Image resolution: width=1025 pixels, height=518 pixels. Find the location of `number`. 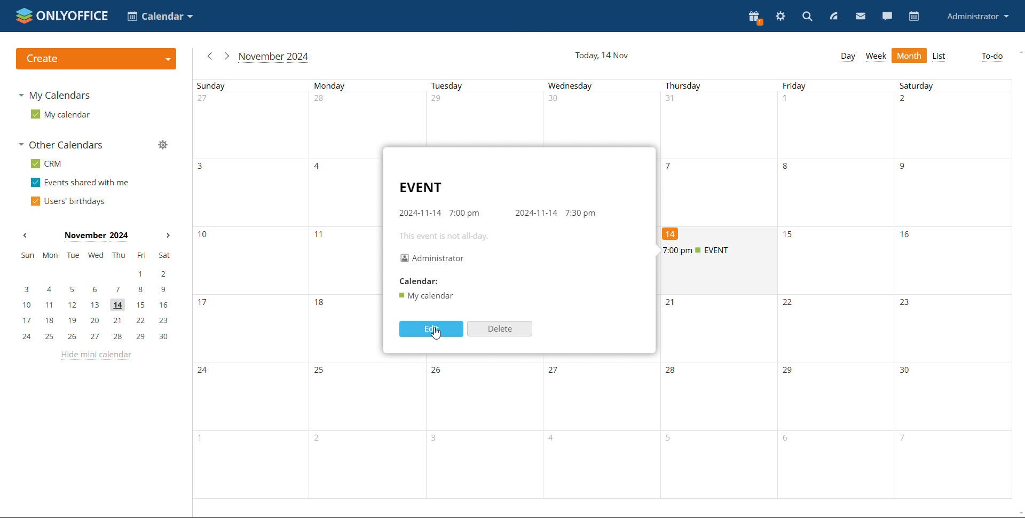

number is located at coordinates (558, 102).